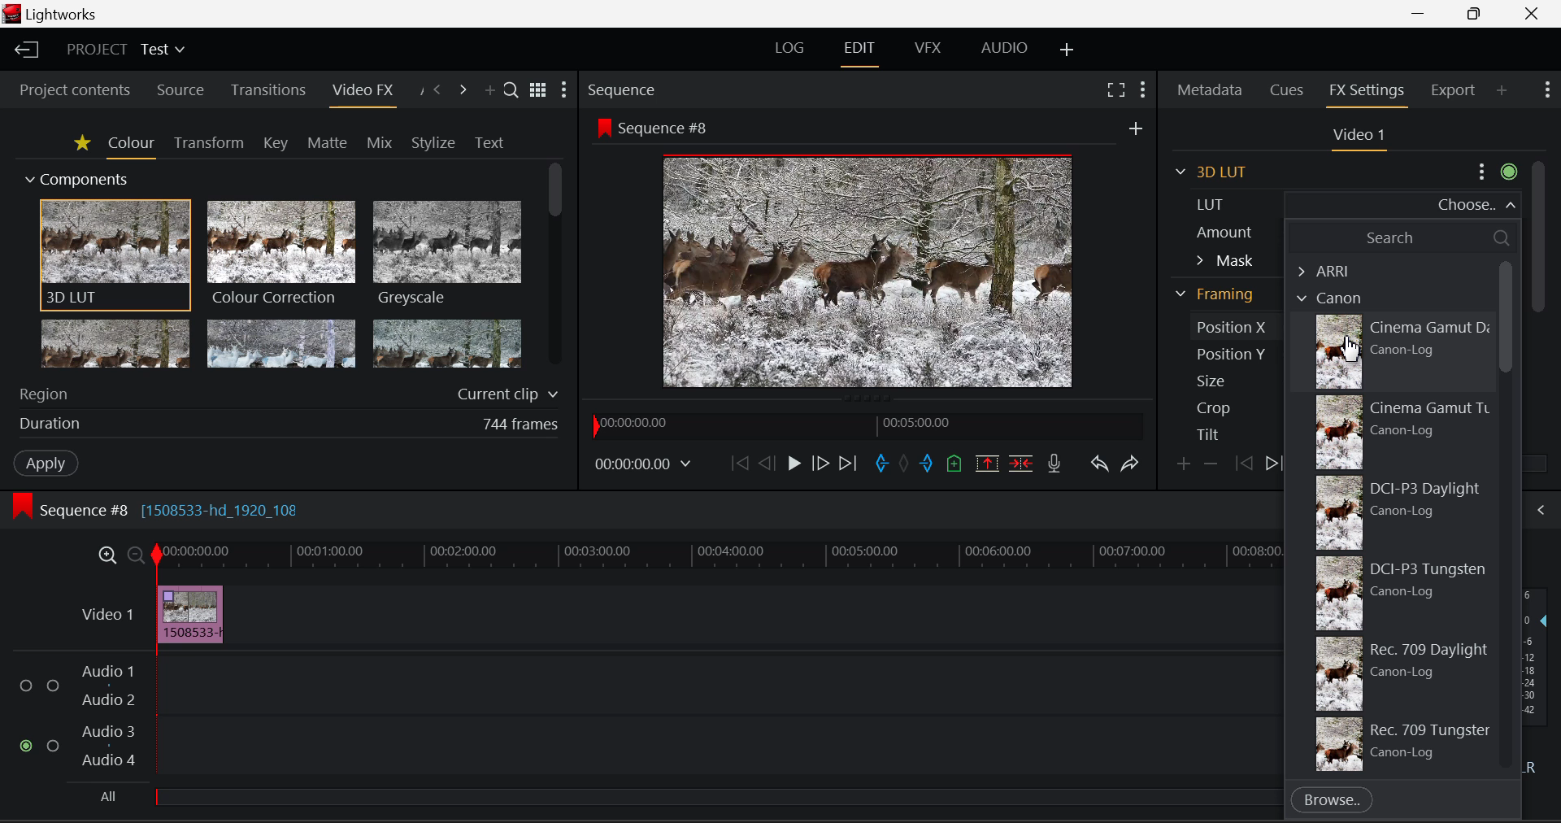 The width and height of the screenshot is (1561, 823). I want to click on Go Forward, so click(821, 466).